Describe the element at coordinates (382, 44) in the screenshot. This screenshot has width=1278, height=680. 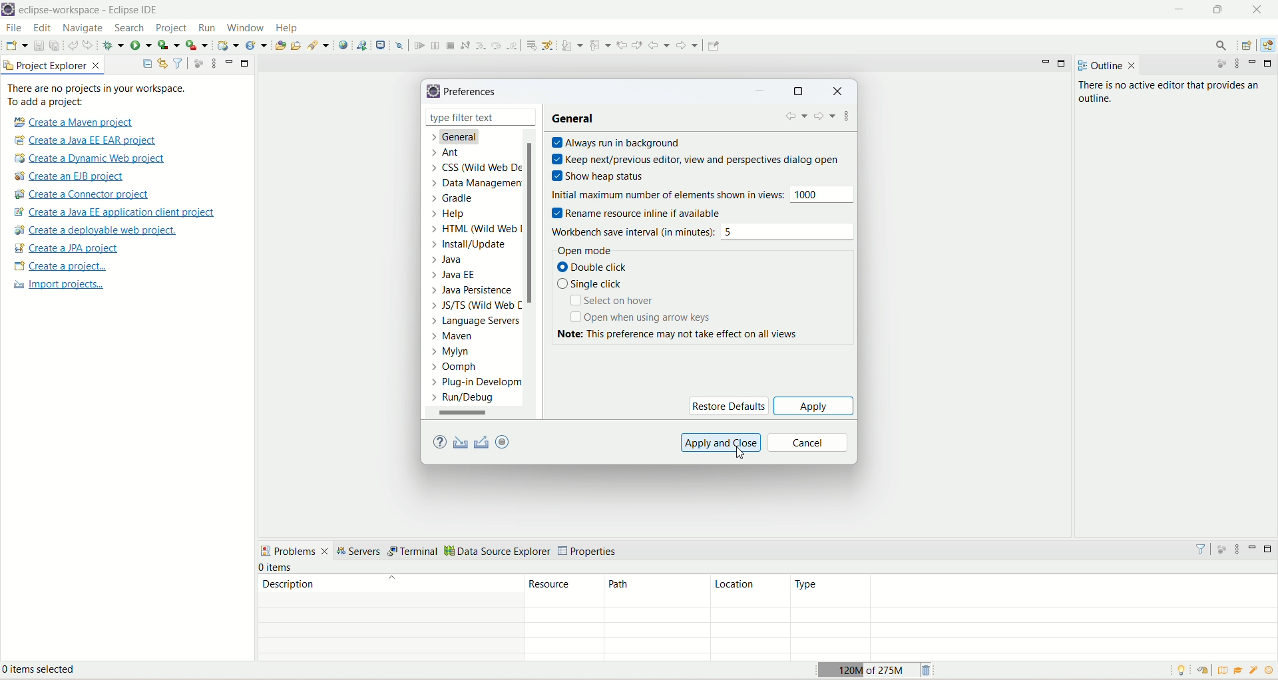
I see `open a terminal` at that location.